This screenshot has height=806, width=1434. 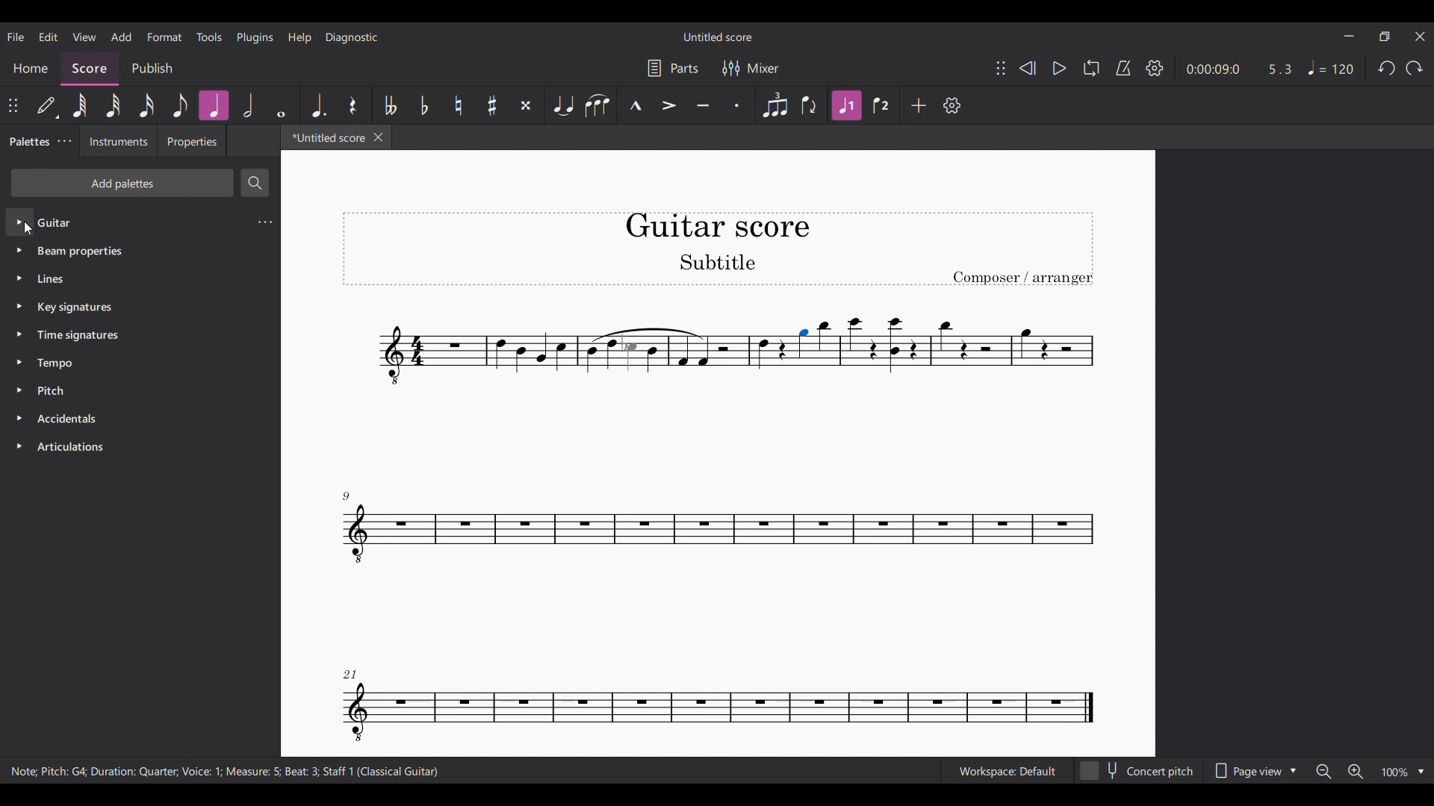 I want to click on Tempo, so click(x=1329, y=67).